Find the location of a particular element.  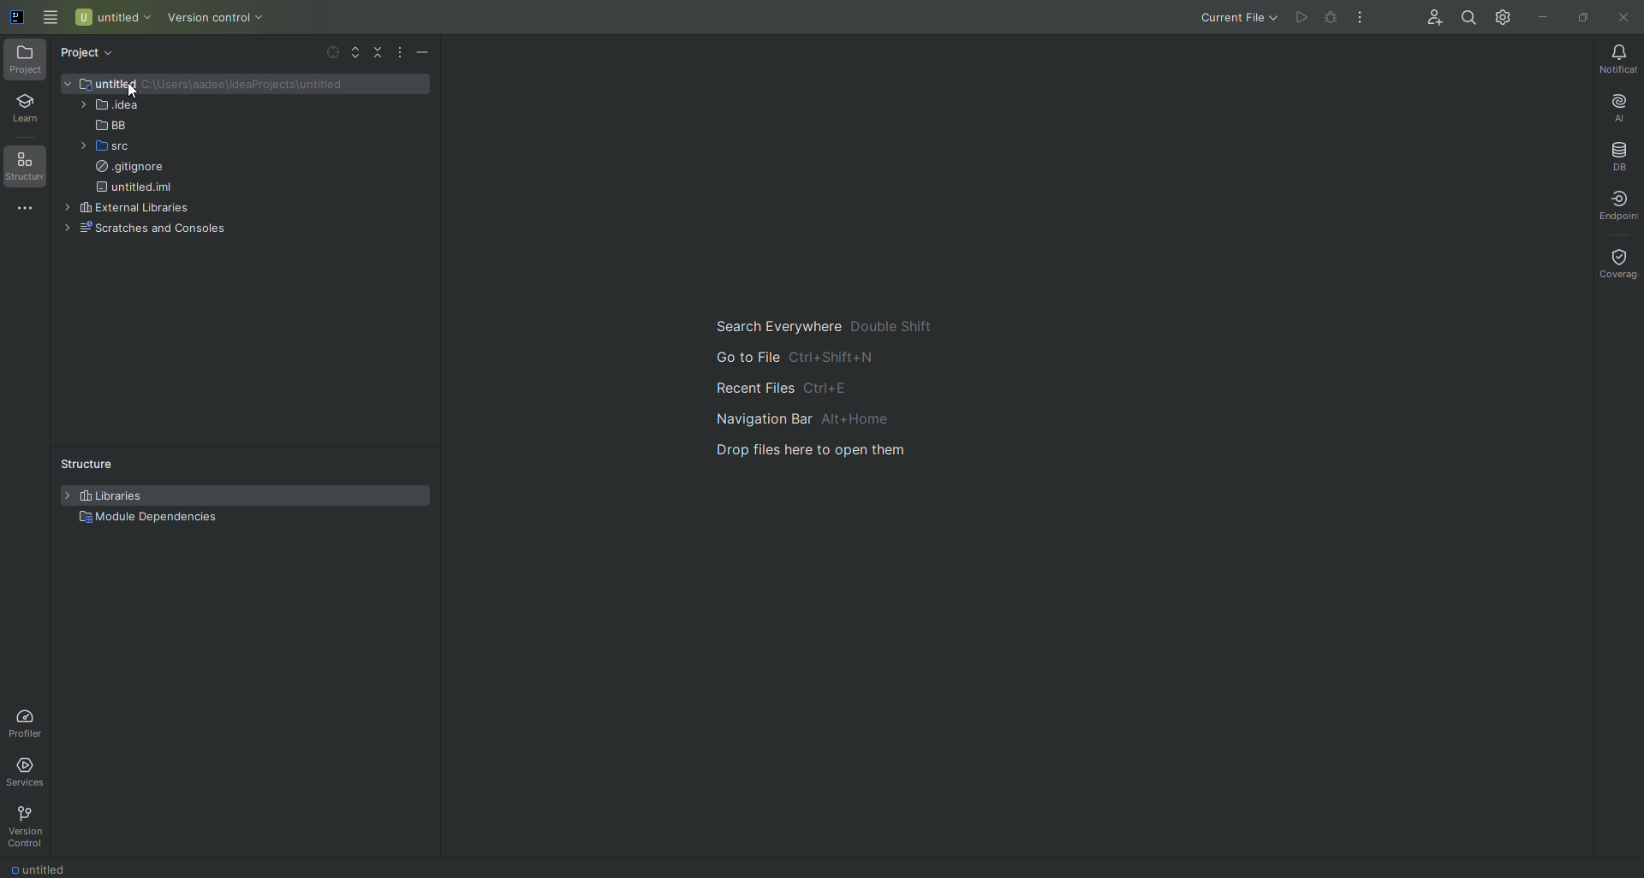

Project is located at coordinates (26, 61).